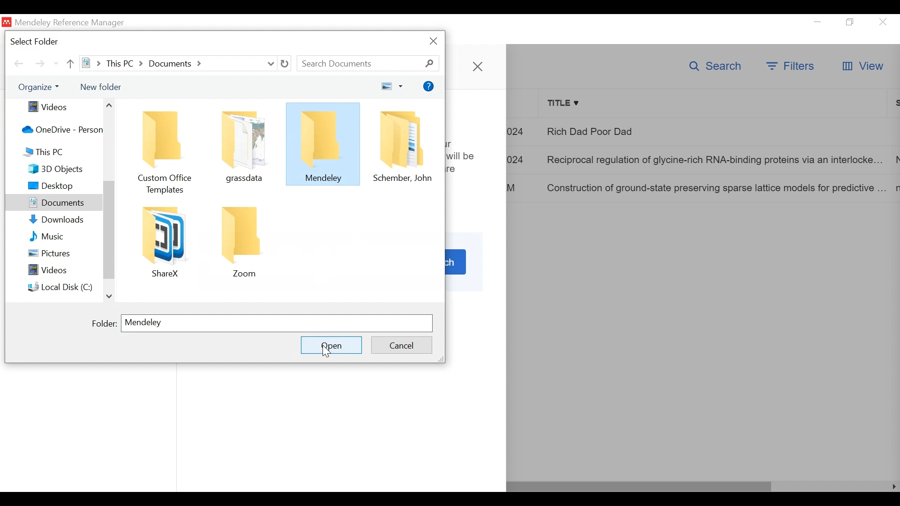 The height and width of the screenshot is (506, 900). What do you see at coordinates (242, 144) in the screenshot?
I see `Folder` at bounding box center [242, 144].